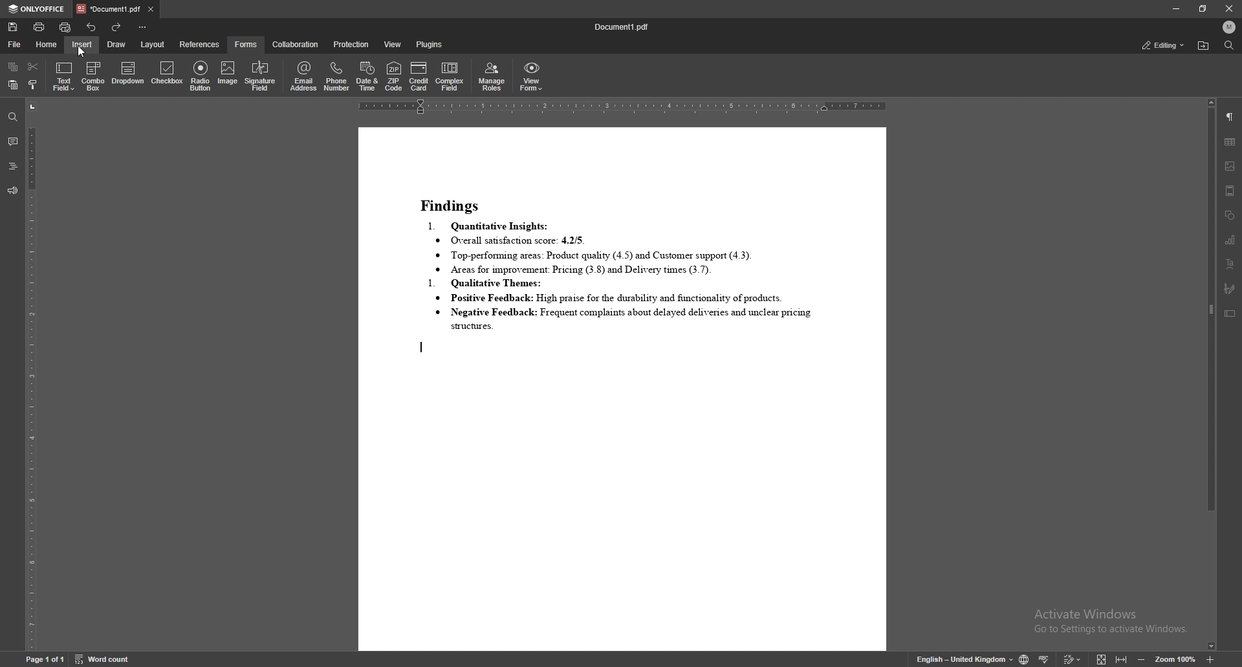 This screenshot has height=667, width=1242. Describe the element at coordinates (15, 44) in the screenshot. I see `file` at that location.